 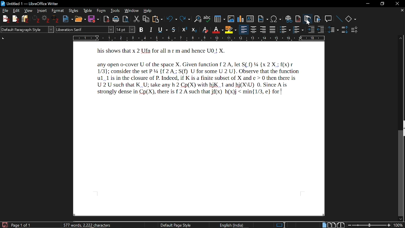 I want to click on Format, so click(x=58, y=10).